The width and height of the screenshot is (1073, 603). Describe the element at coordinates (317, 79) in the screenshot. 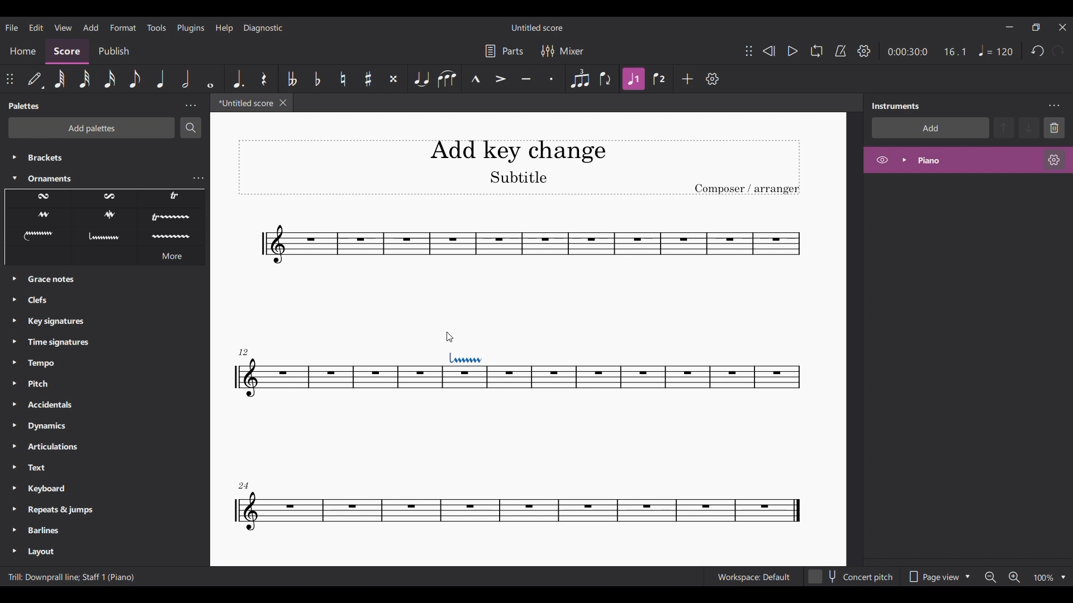

I see `Toggle flat` at that location.